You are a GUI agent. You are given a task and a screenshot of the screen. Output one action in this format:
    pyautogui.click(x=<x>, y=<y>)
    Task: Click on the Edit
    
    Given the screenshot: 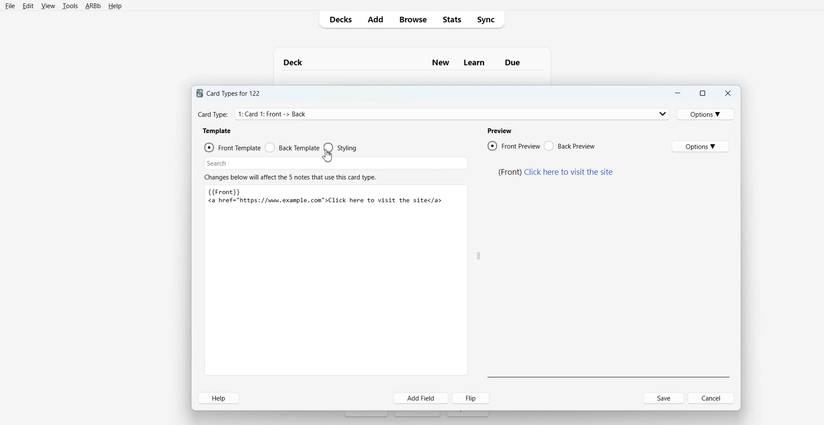 What is the action you would take?
    pyautogui.click(x=28, y=6)
    